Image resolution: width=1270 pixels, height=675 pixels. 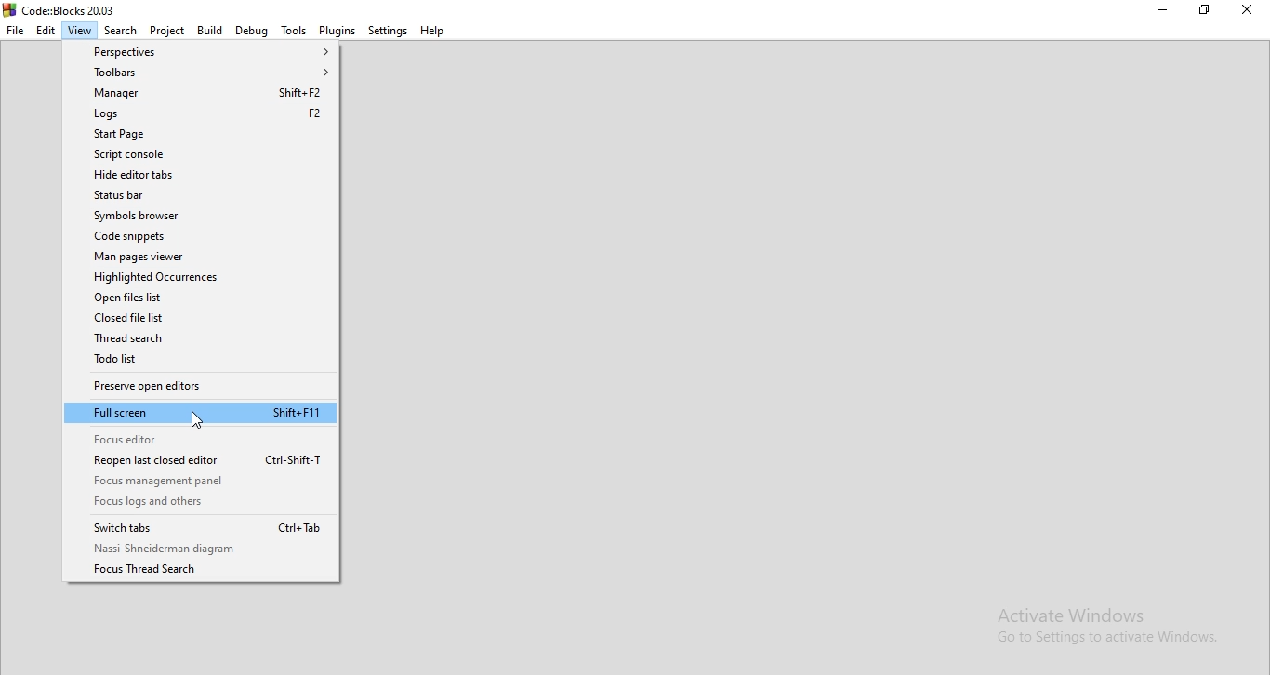 What do you see at coordinates (200, 421) in the screenshot?
I see `Cursor` at bounding box center [200, 421].